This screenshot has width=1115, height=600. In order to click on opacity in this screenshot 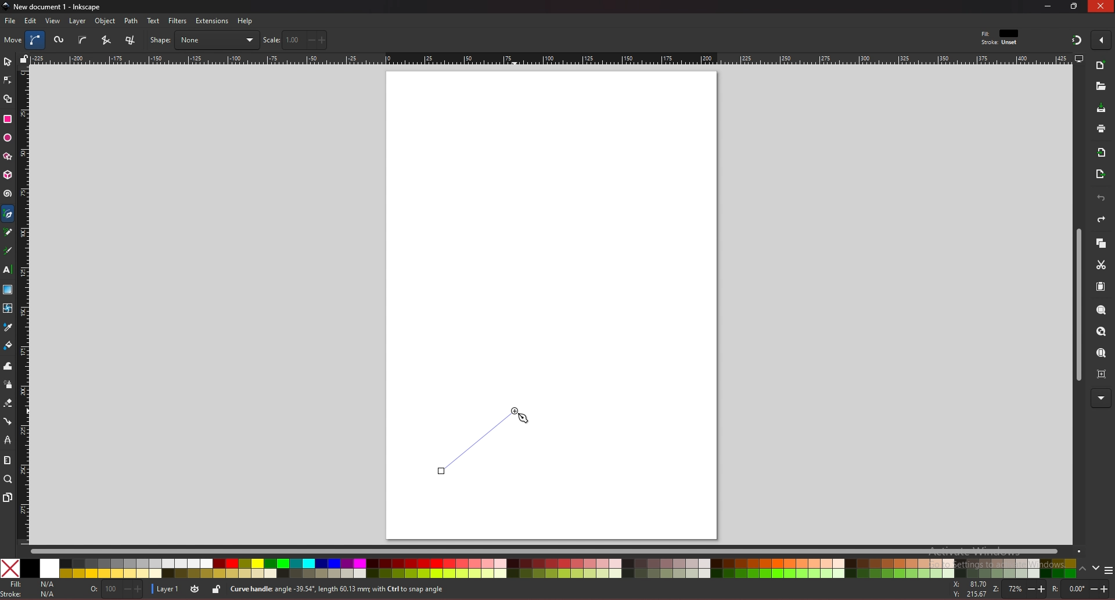, I will do `click(114, 590)`.